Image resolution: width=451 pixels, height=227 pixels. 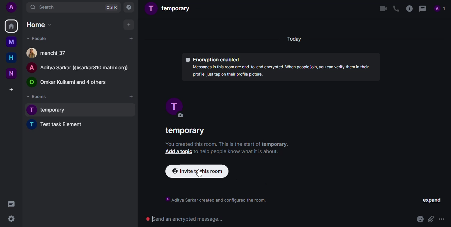 What do you see at coordinates (380, 9) in the screenshot?
I see `video call` at bounding box center [380, 9].